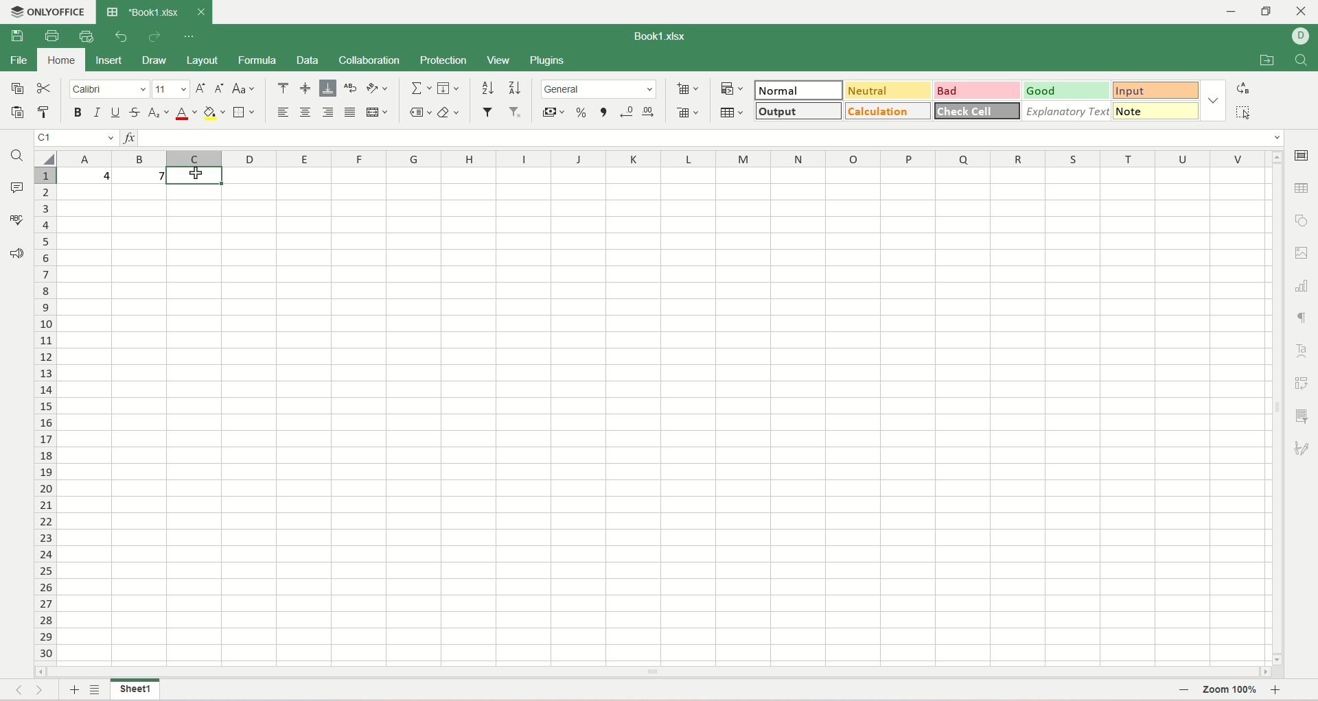 The image size is (1318, 701). What do you see at coordinates (17, 155) in the screenshot?
I see `find` at bounding box center [17, 155].